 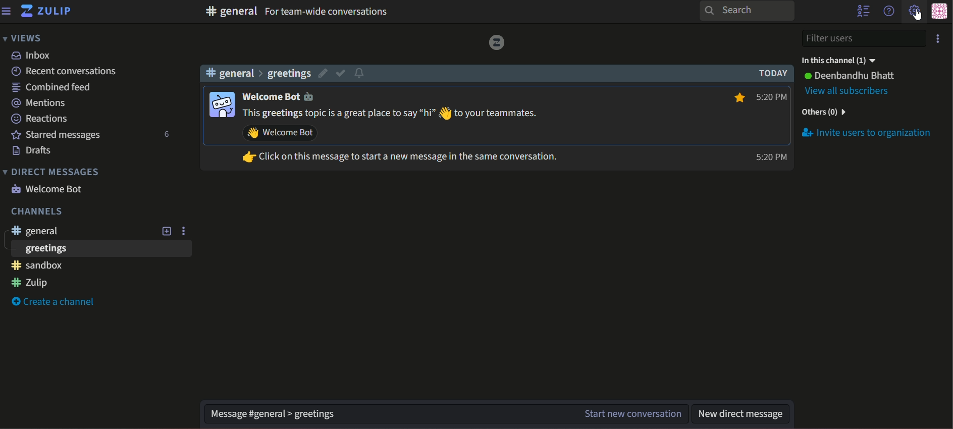 What do you see at coordinates (23, 37) in the screenshot?
I see `views` at bounding box center [23, 37].